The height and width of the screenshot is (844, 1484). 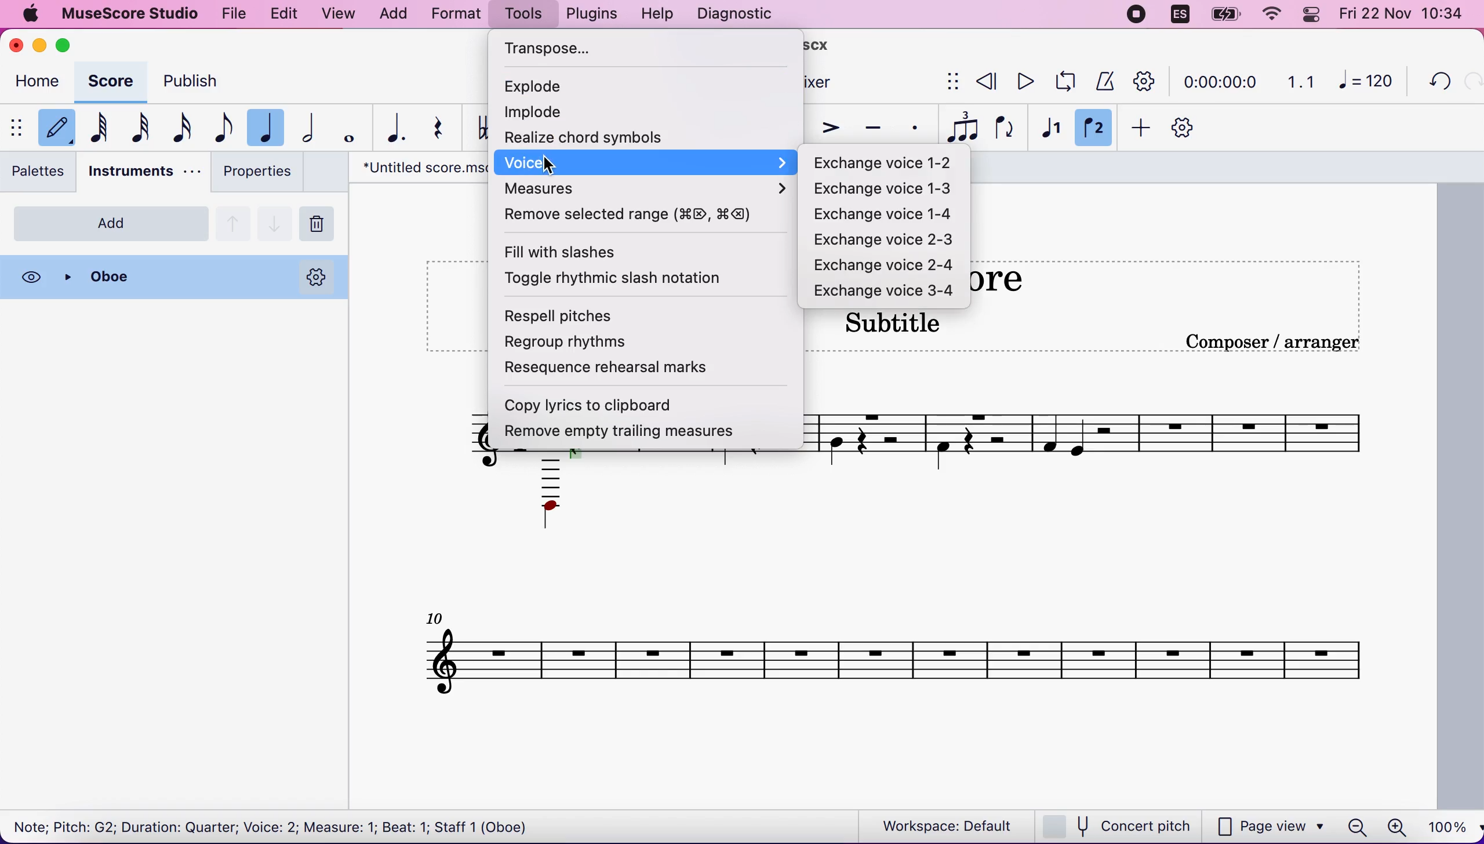 I want to click on show/hide, so click(x=953, y=83).